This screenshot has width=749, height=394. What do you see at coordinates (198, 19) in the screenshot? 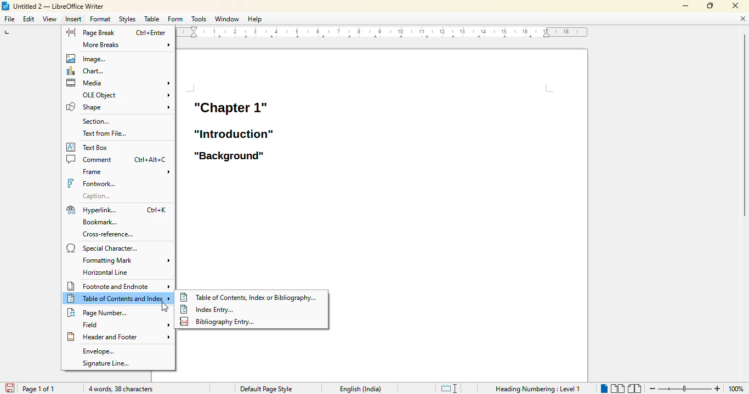
I see `tools` at bounding box center [198, 19].